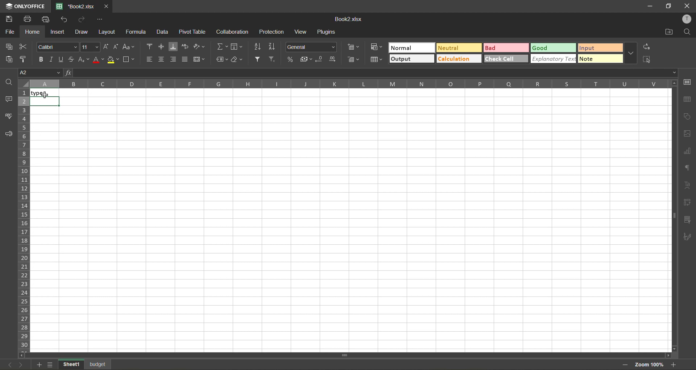  What do you see at coordinates (631, 54) in the screenshot?
I see `more options` at bounding box center [631, 54].